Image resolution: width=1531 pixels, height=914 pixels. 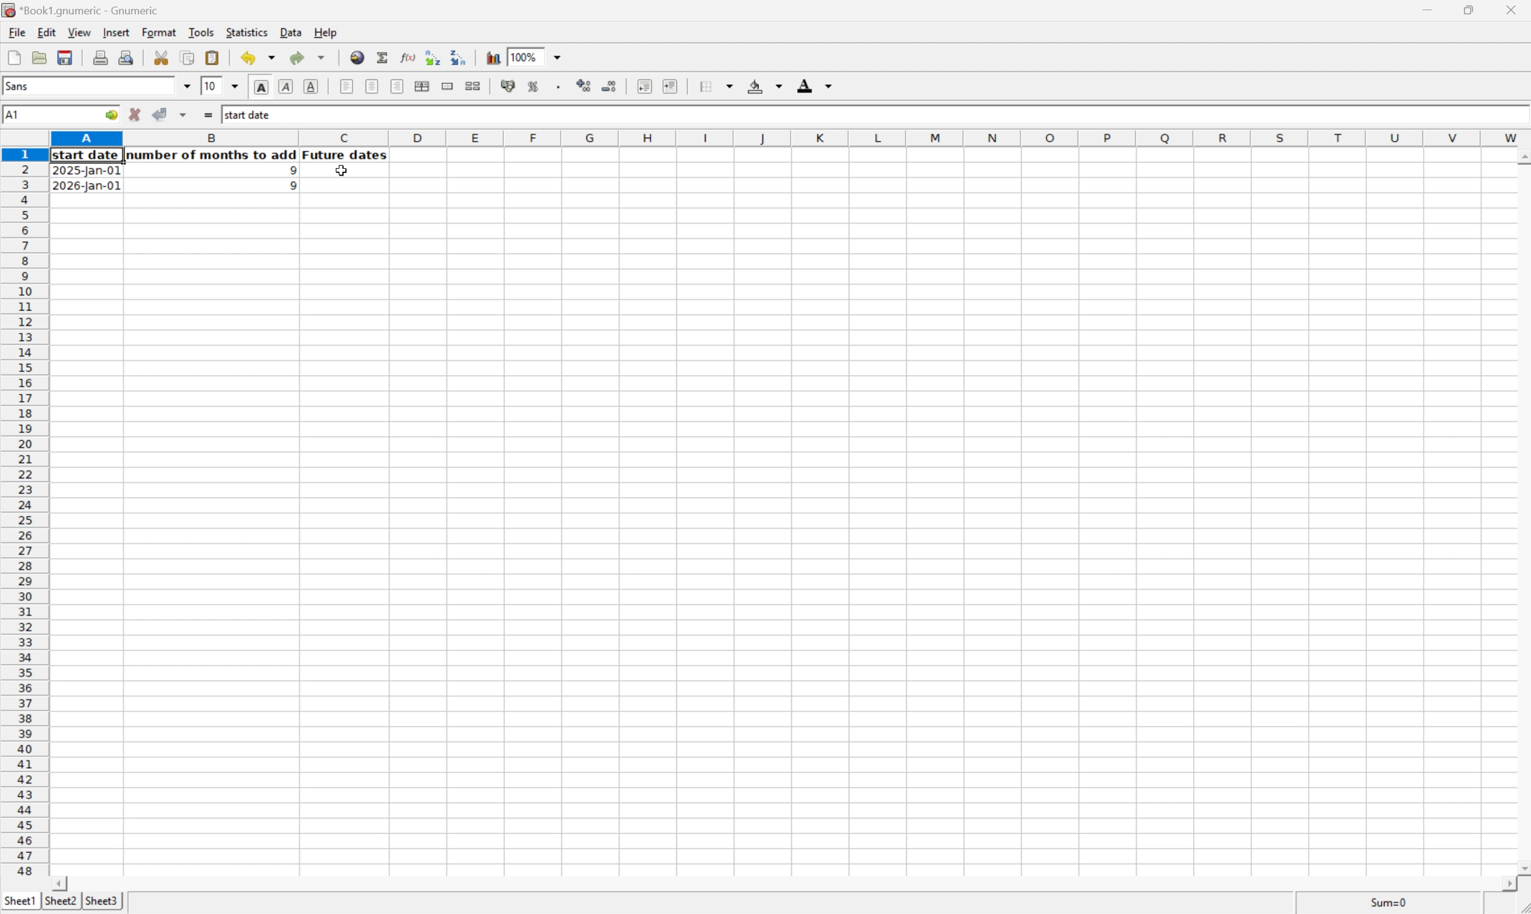 I want to click on Tools, so click(x=202, y=31).